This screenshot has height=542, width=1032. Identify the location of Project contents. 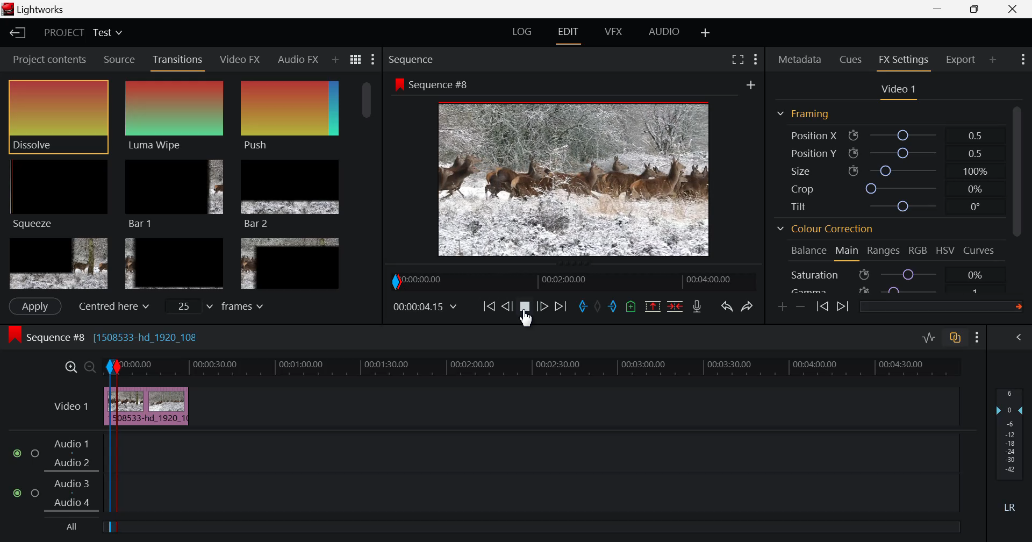
(46, 60).